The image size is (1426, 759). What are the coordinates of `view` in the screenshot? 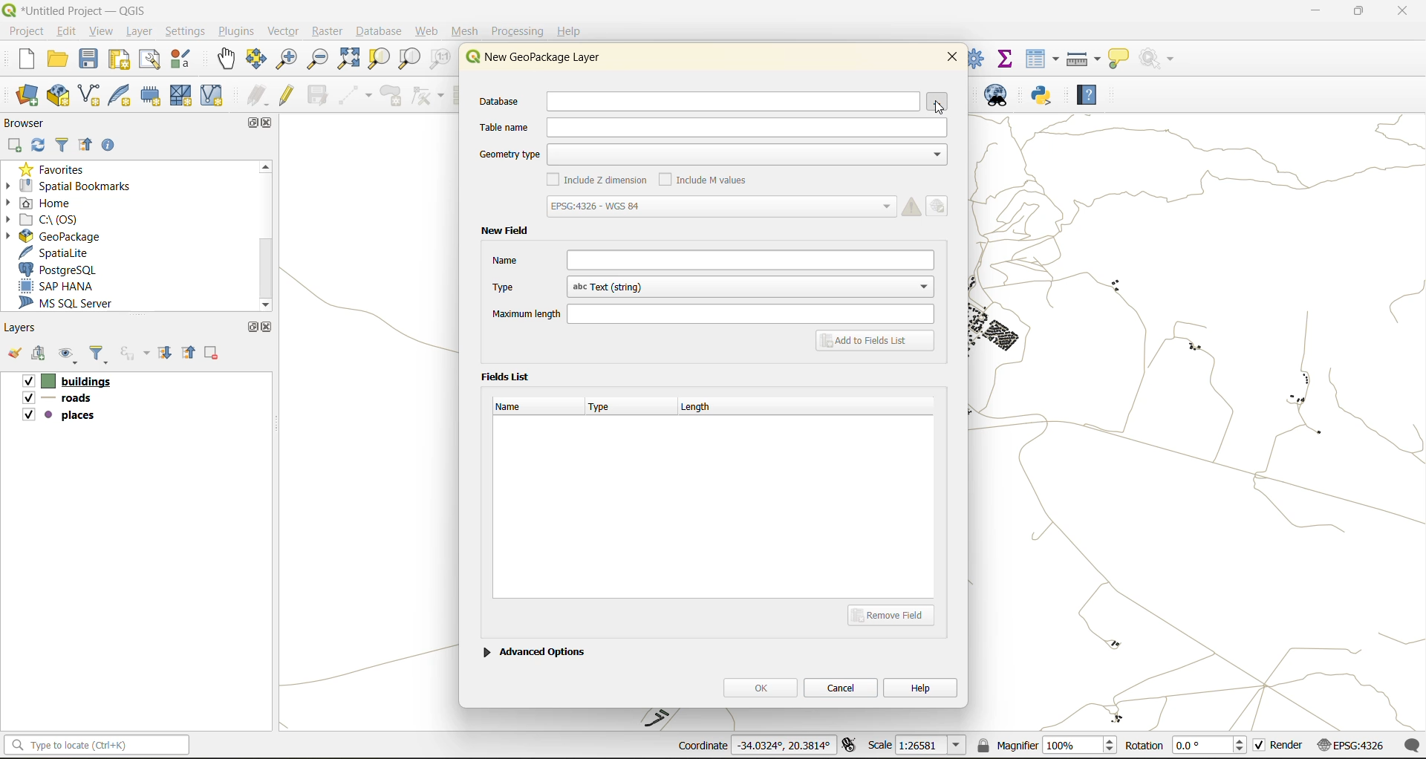 It's located at (103, 30).